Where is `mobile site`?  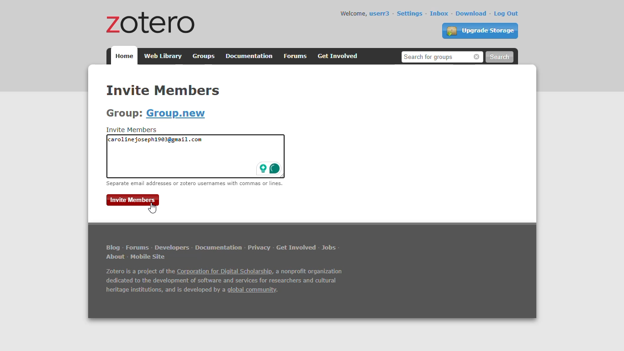
mobile site is located at coordinates (149, 257).